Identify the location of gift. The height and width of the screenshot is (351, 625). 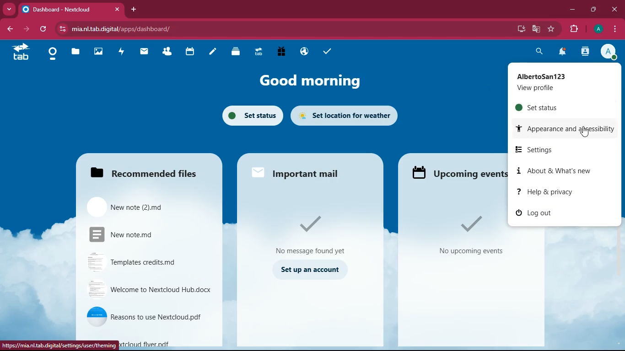
(282, 51).